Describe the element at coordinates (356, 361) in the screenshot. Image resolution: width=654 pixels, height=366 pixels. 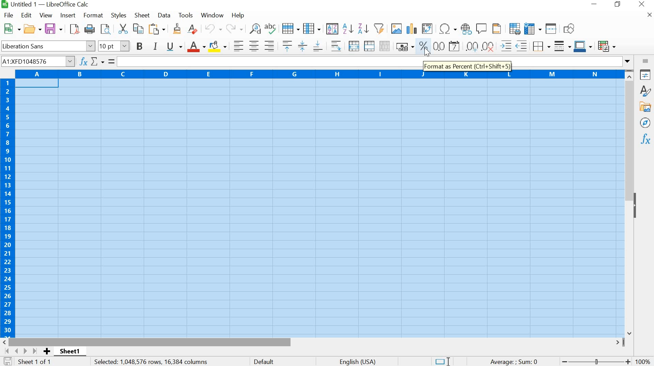
I see `English (USA)` at that location.